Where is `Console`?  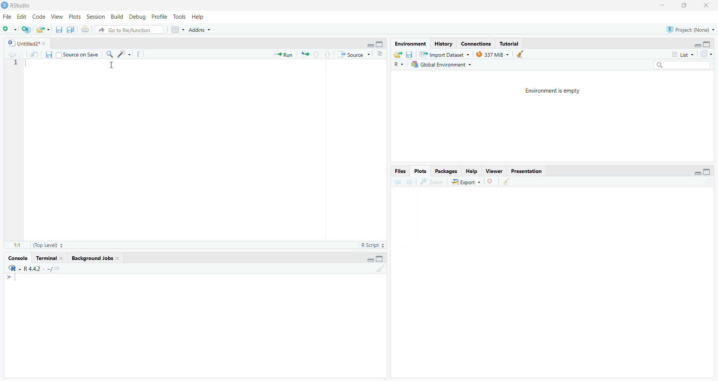
Console is located at coordinates (16, 260).